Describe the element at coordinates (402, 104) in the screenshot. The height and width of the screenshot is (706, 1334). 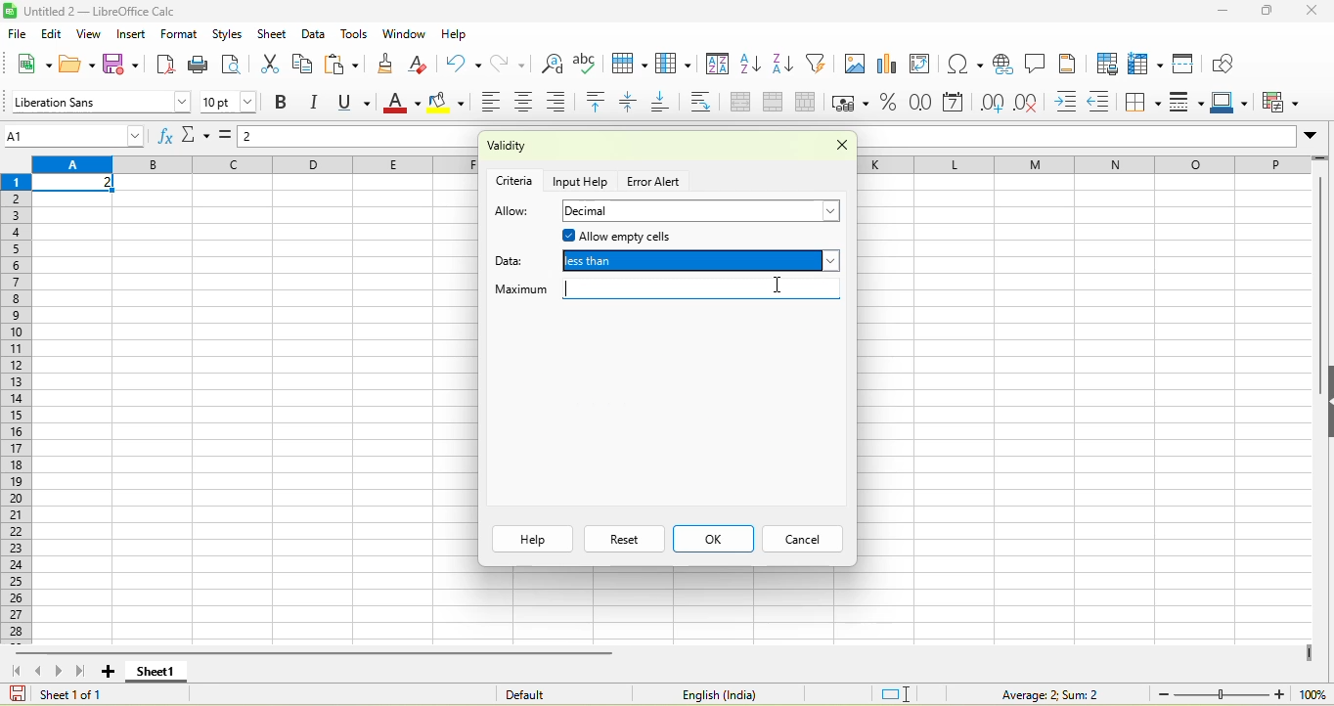
I see `font color` at that location.